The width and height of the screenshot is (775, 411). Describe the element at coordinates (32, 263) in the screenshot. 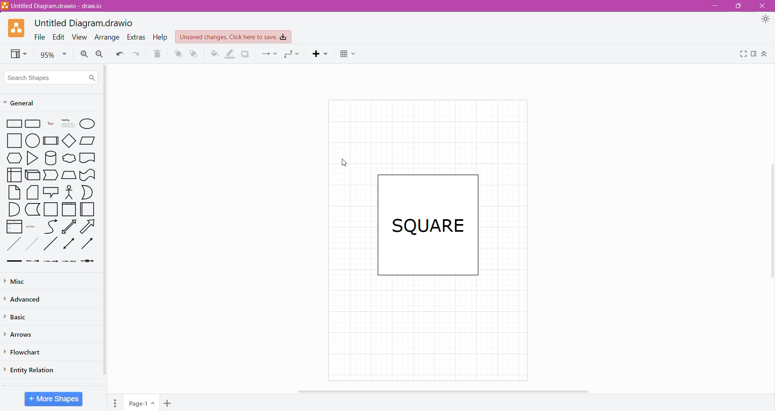

I see `Dashed Arrow` at that location.